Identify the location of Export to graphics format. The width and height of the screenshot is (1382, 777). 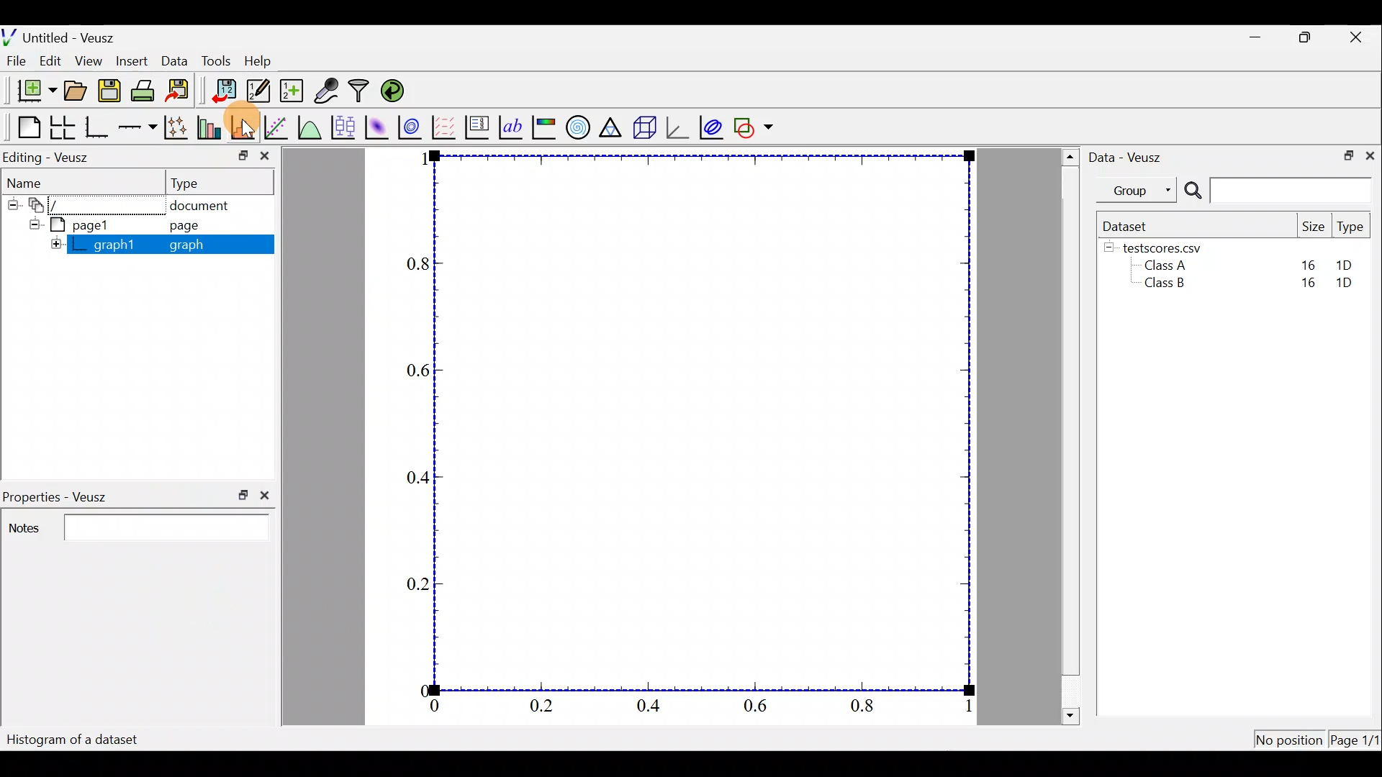
(180, 91).